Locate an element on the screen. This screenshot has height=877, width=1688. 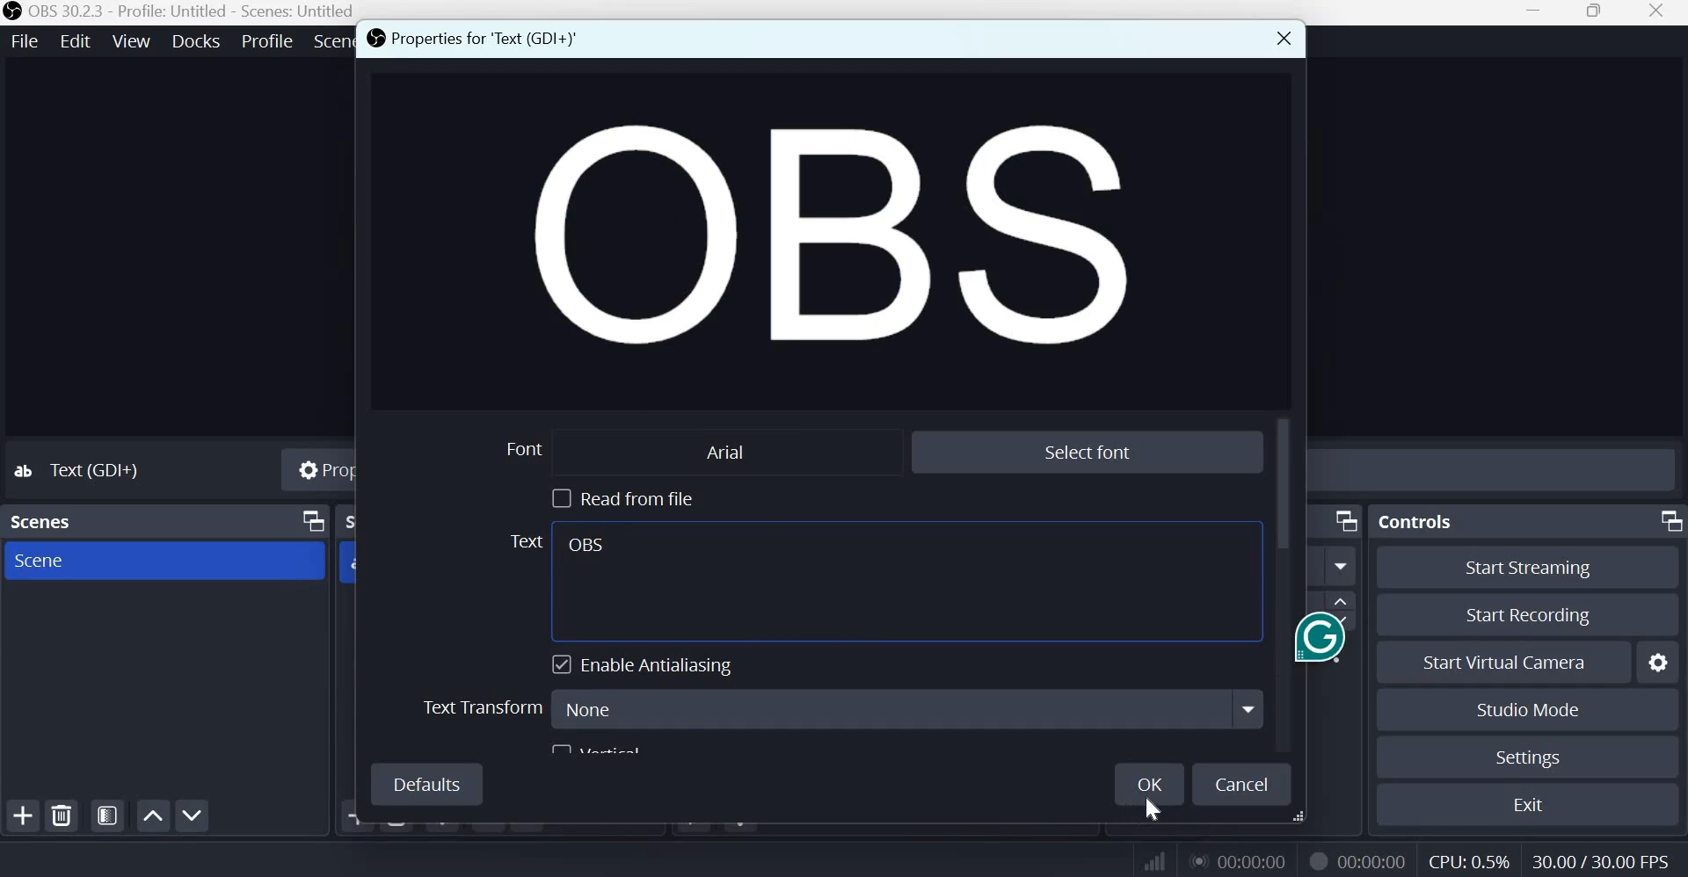
Scene is located at coordinates (57, 560).